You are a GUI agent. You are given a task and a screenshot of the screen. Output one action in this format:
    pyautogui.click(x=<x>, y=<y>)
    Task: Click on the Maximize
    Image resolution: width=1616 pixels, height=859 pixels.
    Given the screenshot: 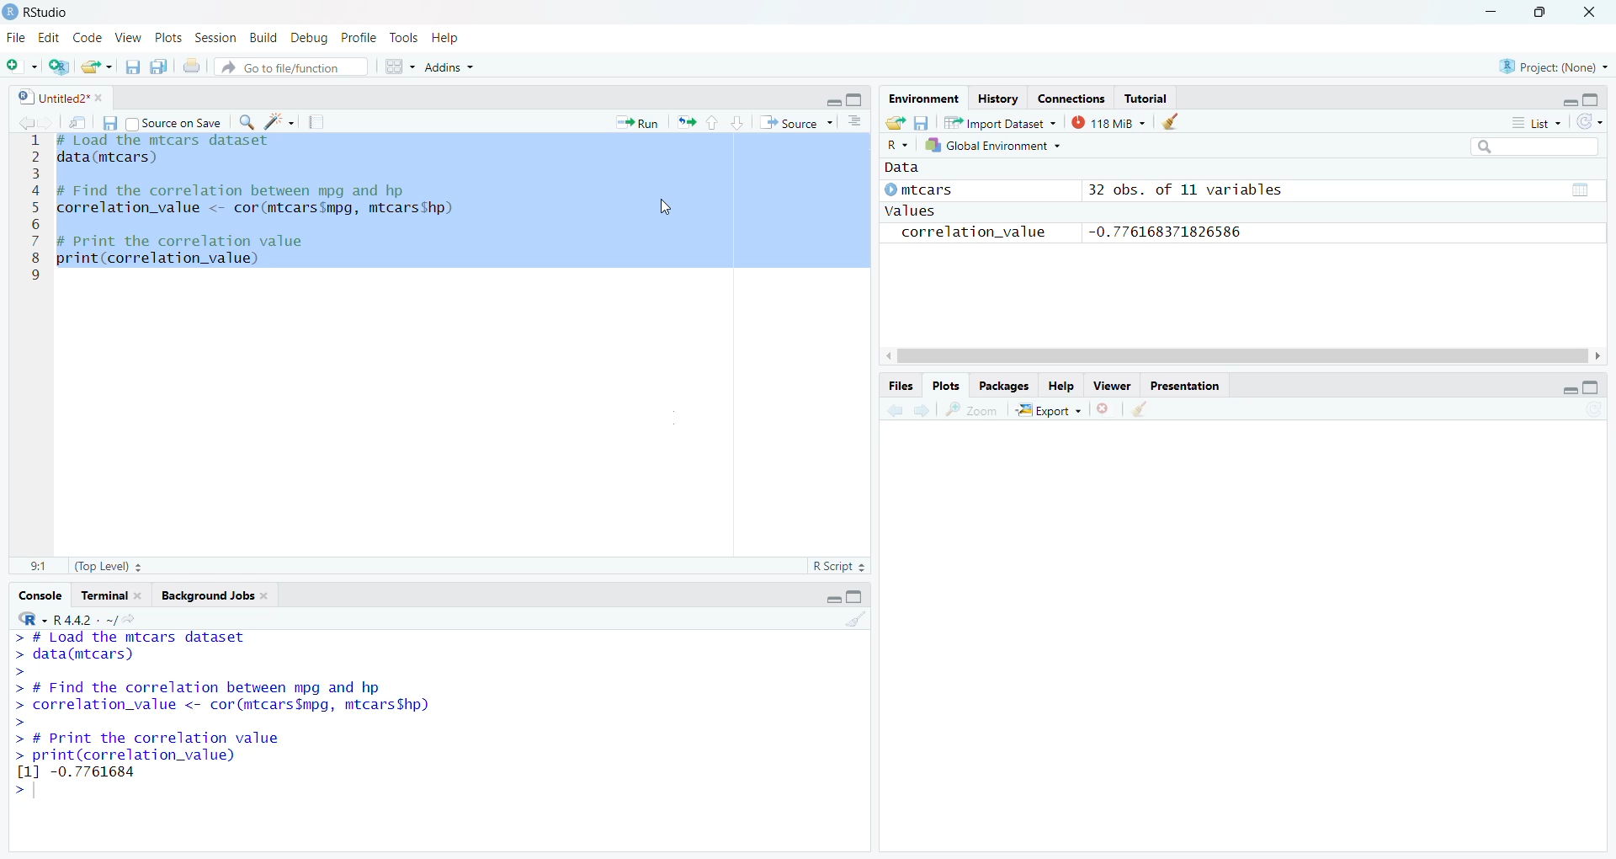 What is the action you would take?
    pyautogui.click(x=858, y=596)
    